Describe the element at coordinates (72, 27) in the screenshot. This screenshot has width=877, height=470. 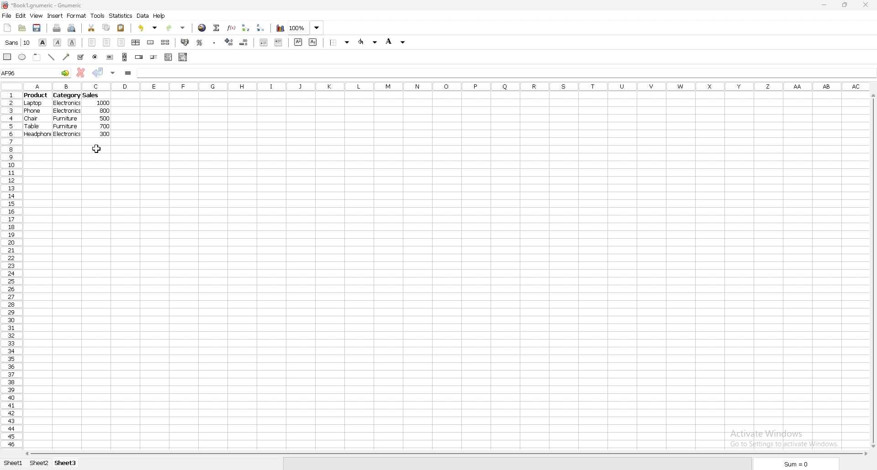
I see `print preview` at that location.